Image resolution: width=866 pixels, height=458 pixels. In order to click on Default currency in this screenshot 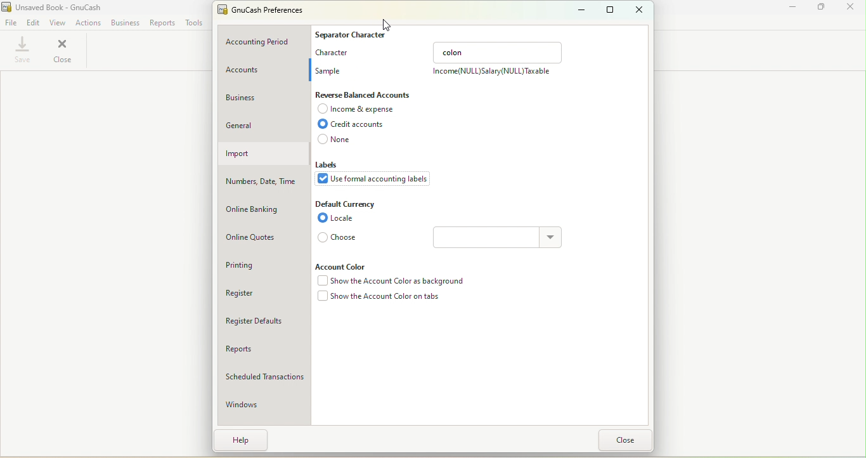, I will do `click(347, 204)`.